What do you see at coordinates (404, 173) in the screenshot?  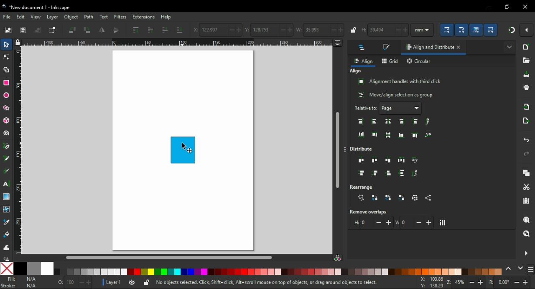 I see `distribute vertically with even vertical gaps` at bounding box center [404, 173].